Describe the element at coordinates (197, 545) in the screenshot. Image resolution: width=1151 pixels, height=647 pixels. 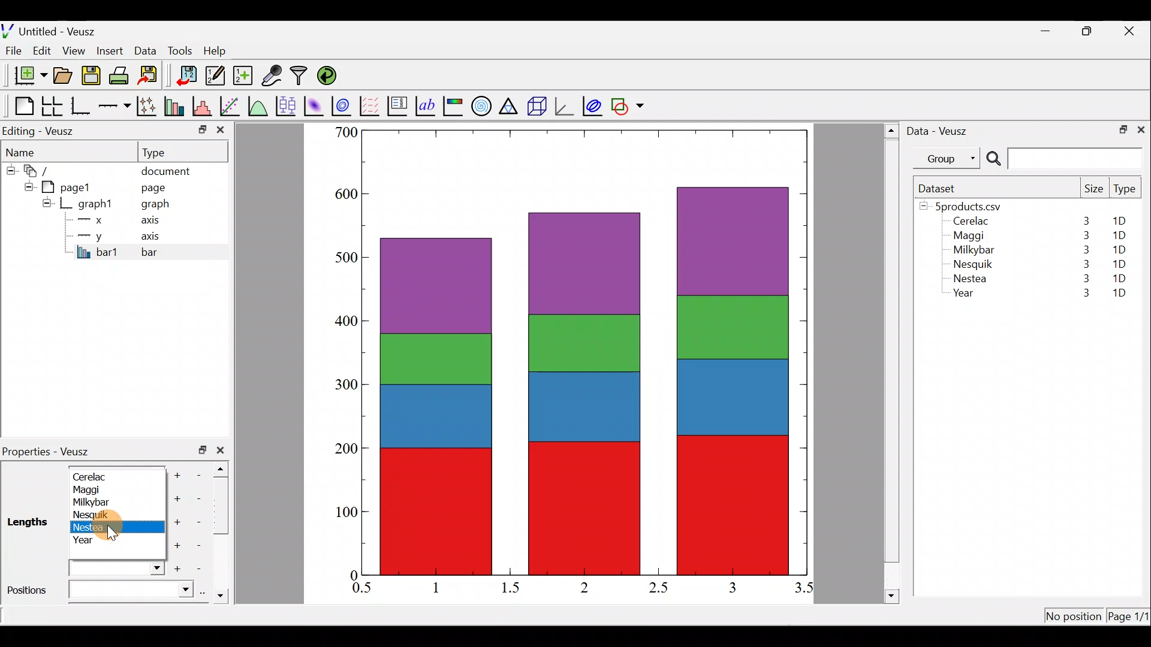
I see `Remove item` at that location.